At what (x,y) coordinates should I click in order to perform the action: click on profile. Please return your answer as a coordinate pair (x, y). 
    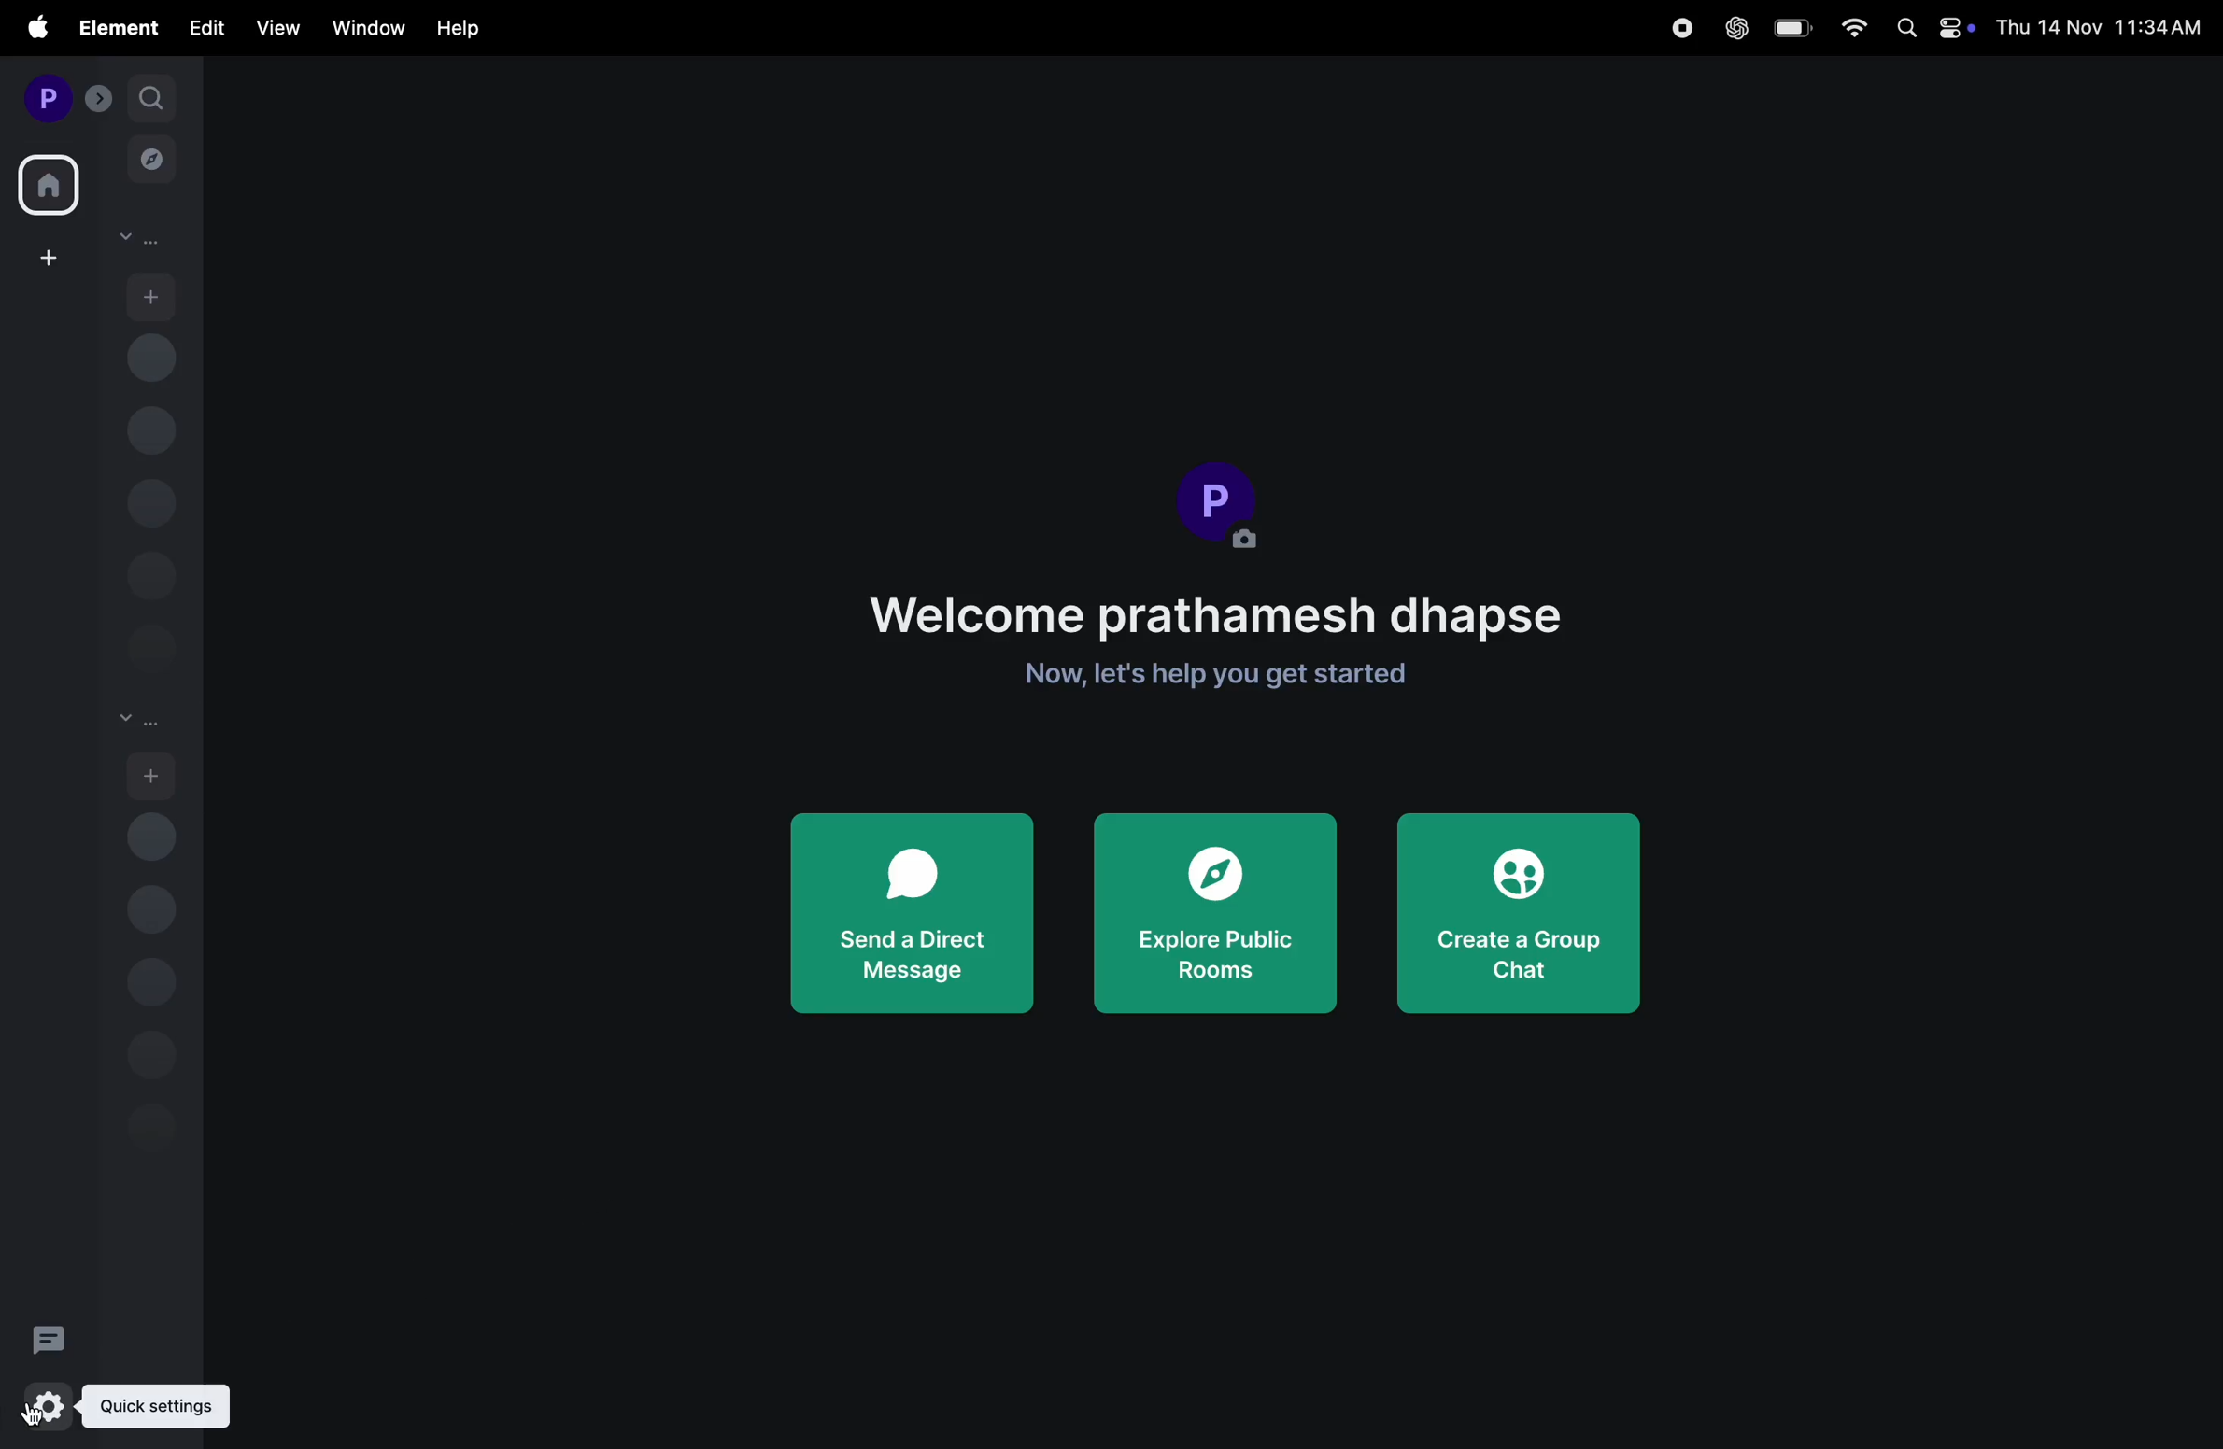
    Looking at the image, I should click on (1222, 506).